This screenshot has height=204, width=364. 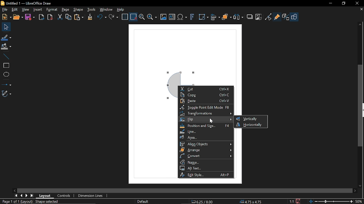 What do you see at coordinates (204, 107) in the screenshot?
I see `Toggle point edit mode   F8` at bounding box center [204, 107].